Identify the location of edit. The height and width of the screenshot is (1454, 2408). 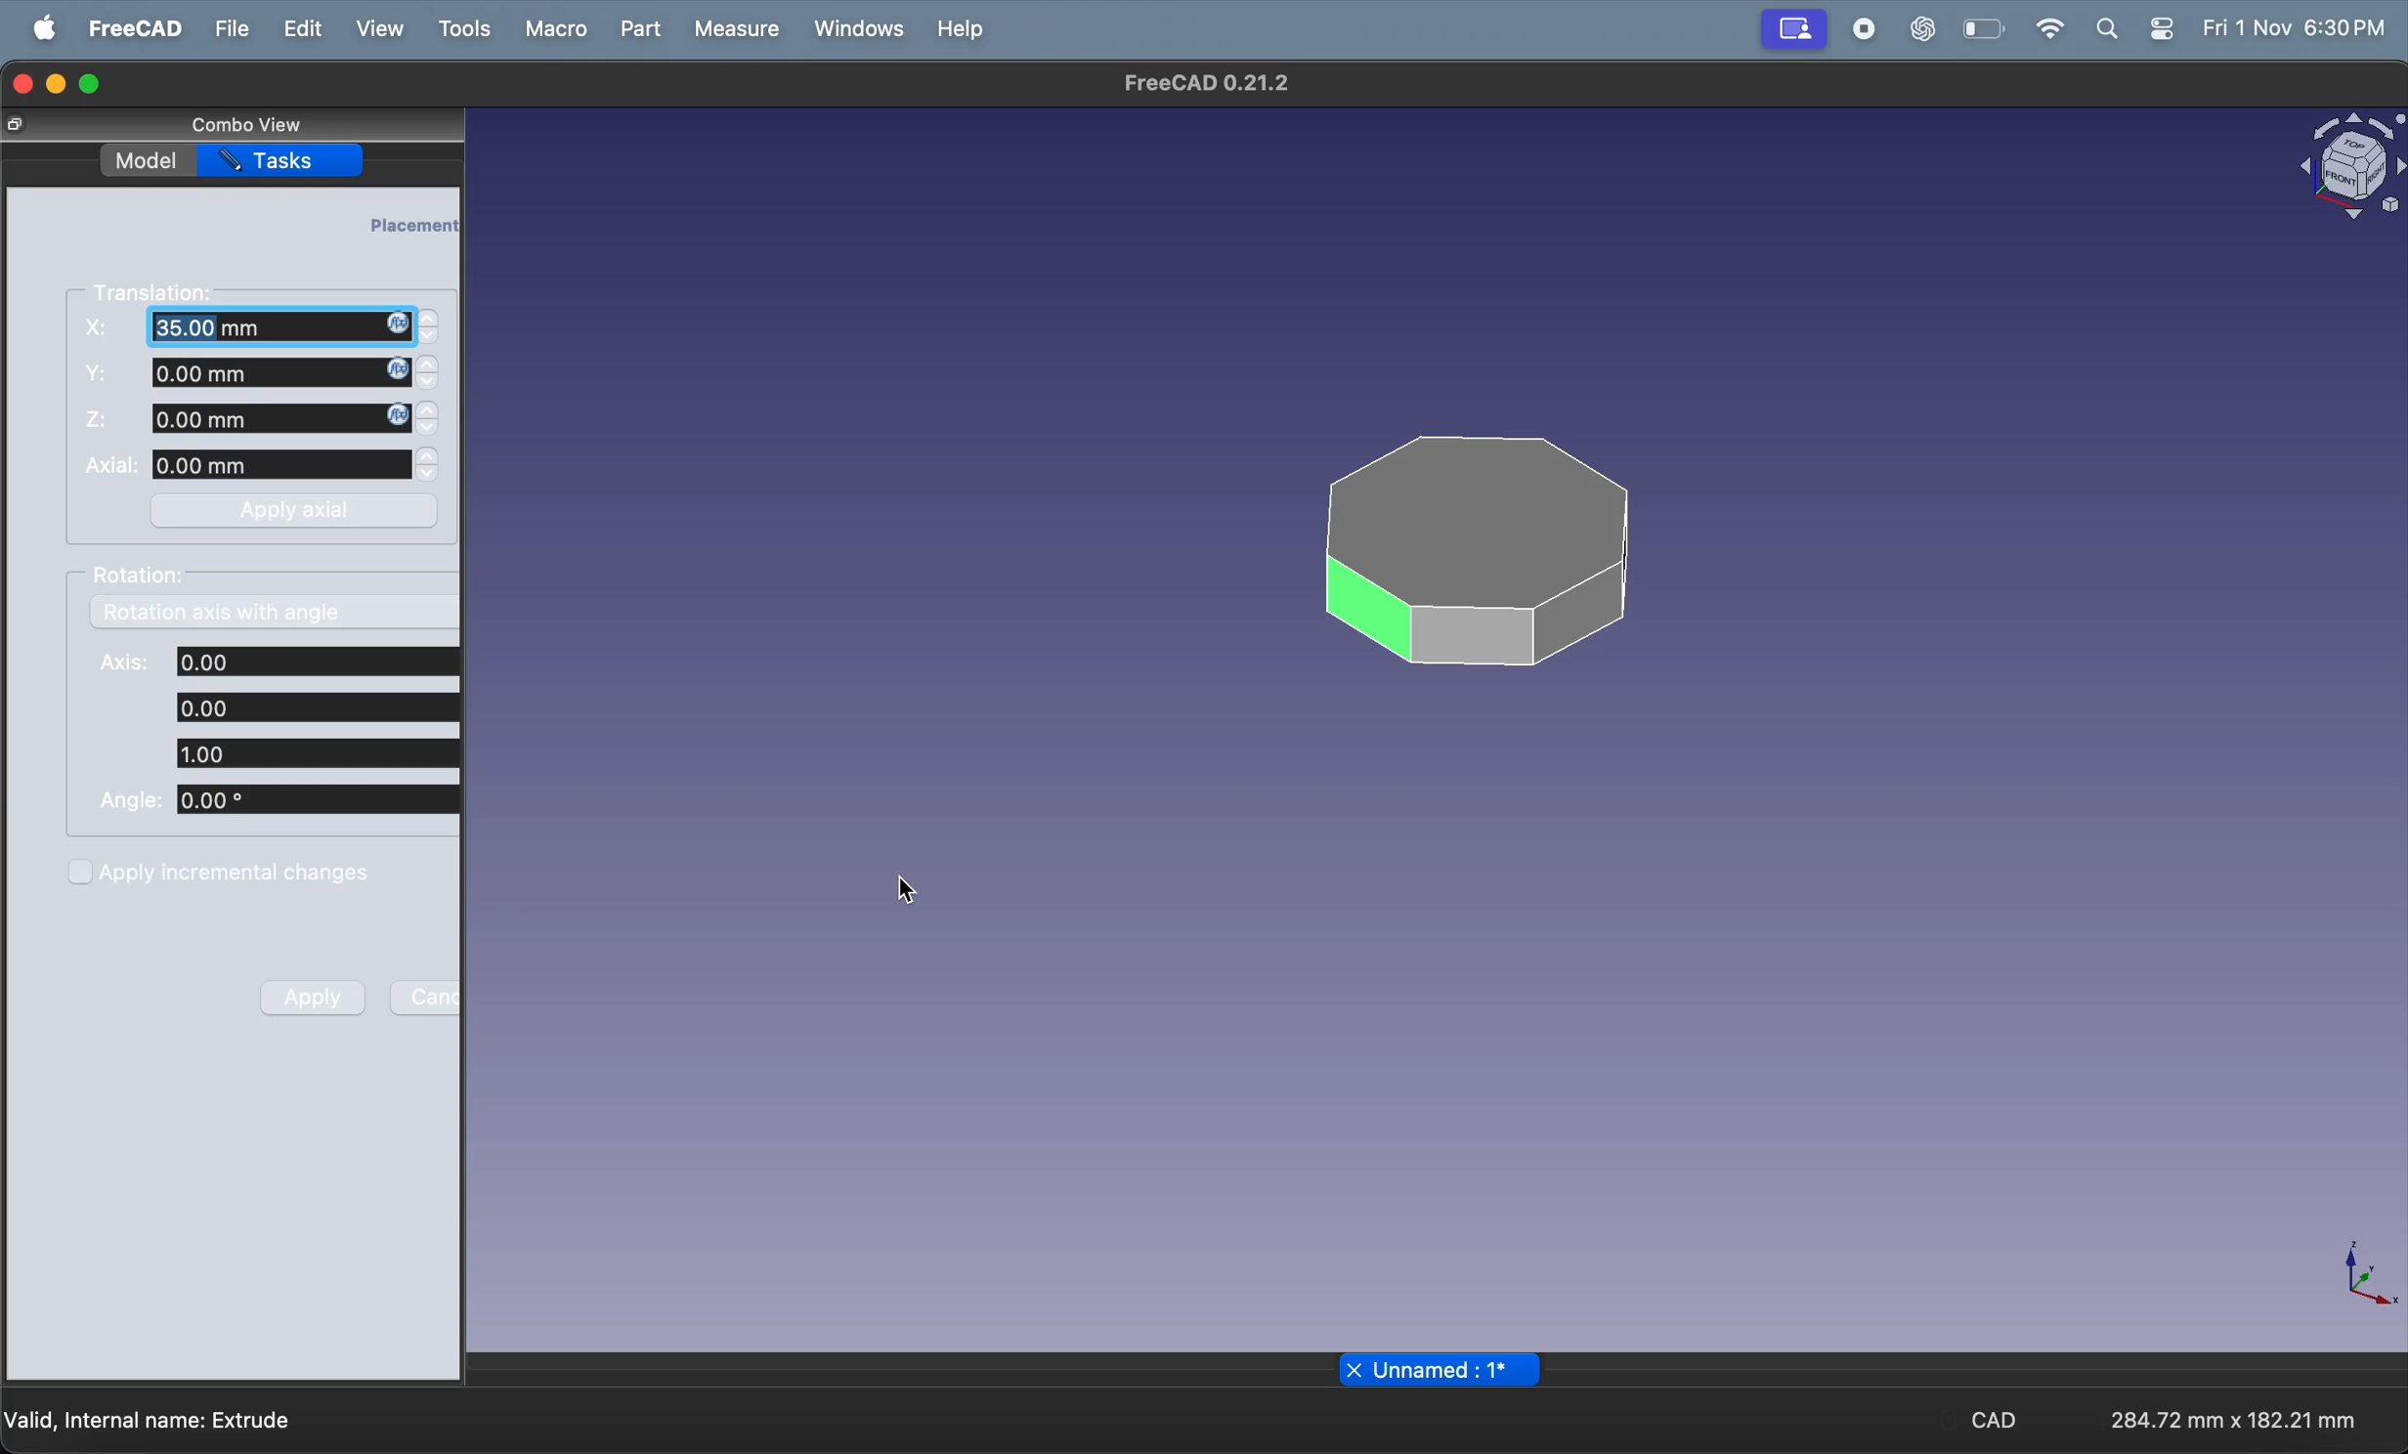
(298, 27).